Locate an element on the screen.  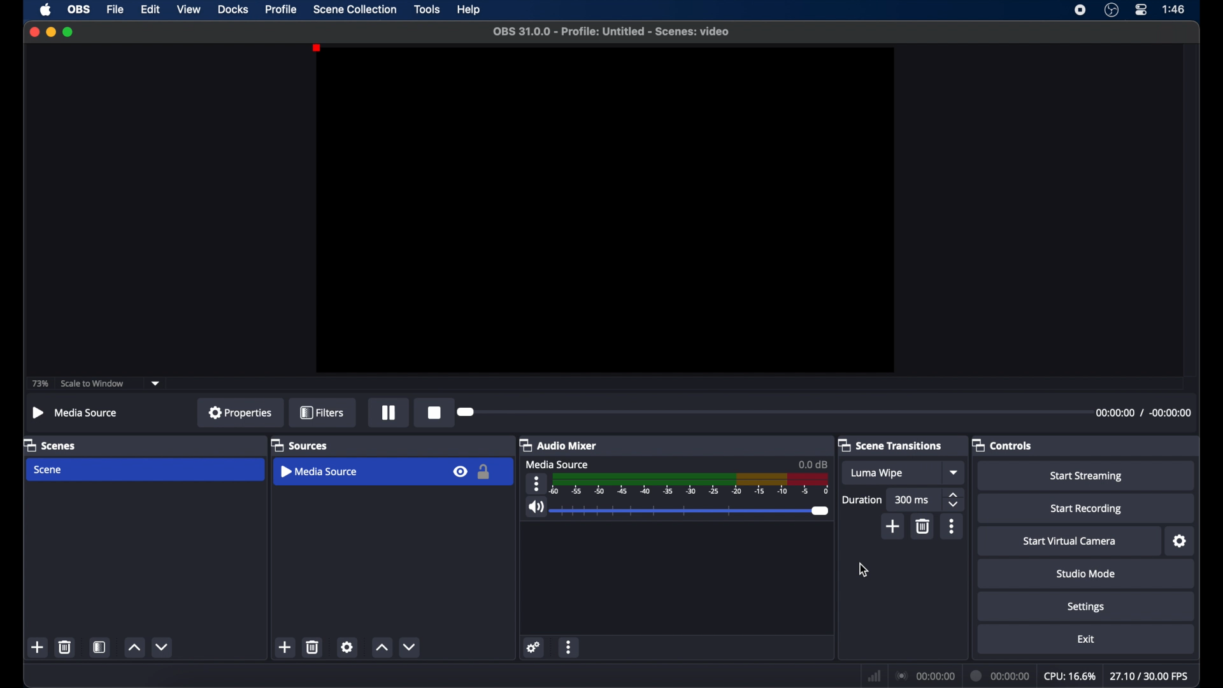
start streaming is located at coordinates (1086, 477).